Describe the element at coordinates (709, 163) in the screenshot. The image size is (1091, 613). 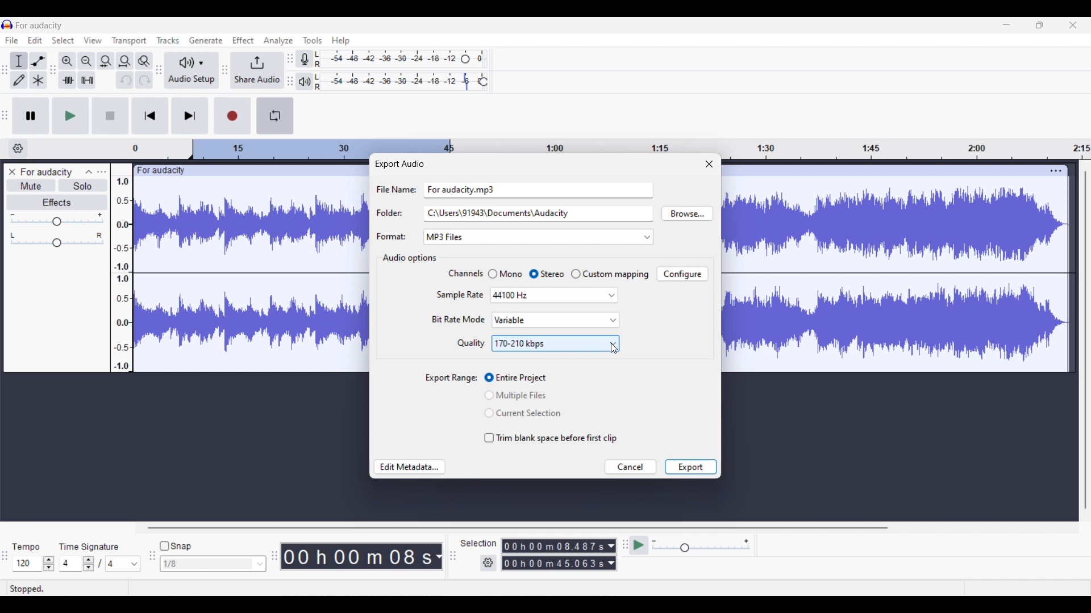
I see `Close` at that location.